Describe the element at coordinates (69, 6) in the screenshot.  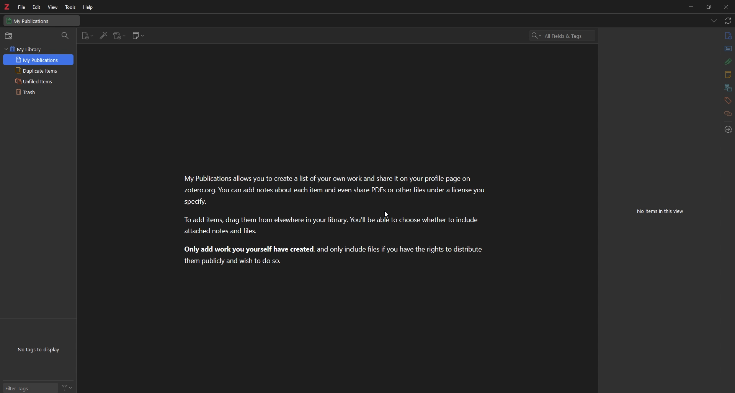
I see `Tools` at that location.